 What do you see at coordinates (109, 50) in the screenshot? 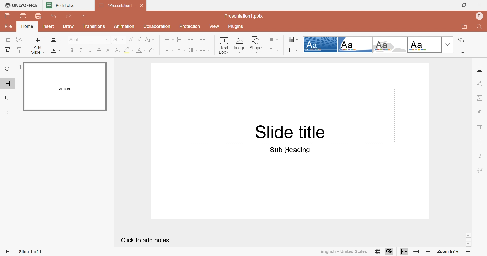
I see `Superscript` at bounding box center [109, 50].